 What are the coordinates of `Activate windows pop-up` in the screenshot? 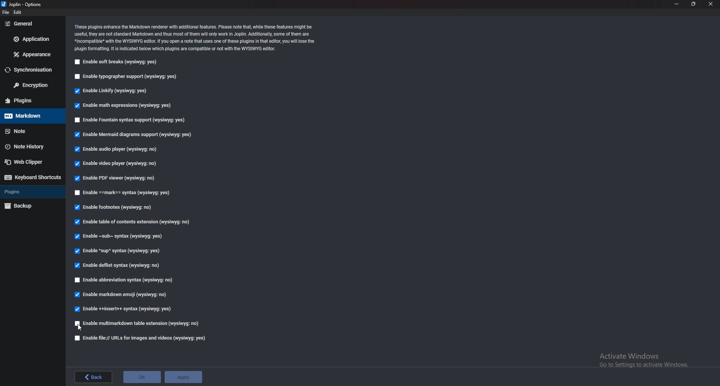 It's located at (647, 362).